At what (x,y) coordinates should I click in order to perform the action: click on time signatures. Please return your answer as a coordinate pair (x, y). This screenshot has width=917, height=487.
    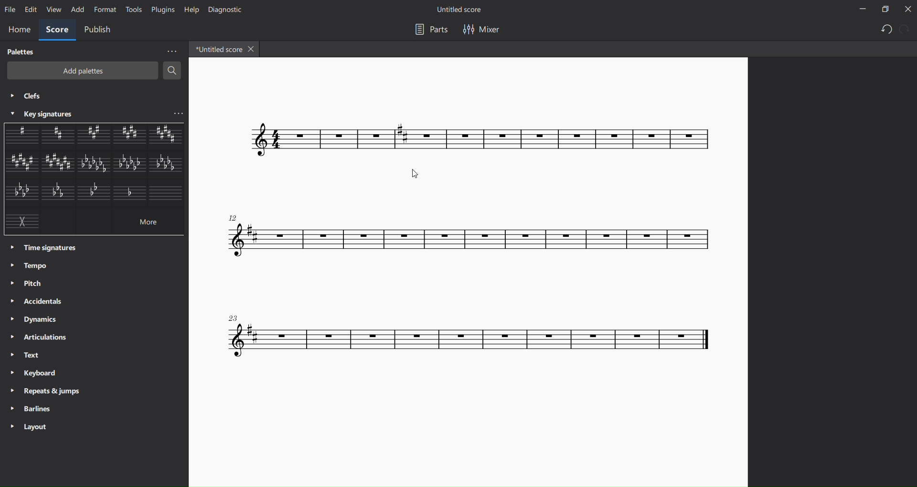
    Looking at the image, I should click on (41, 248).